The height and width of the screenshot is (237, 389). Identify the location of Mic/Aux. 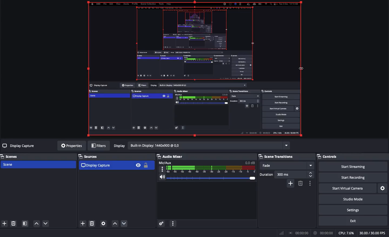
(206, 166).